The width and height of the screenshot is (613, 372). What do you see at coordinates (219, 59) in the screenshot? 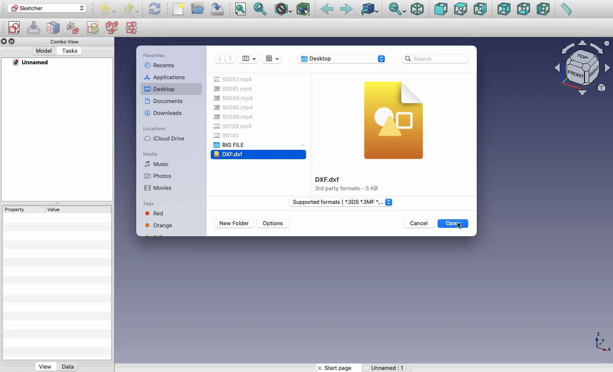
I see `Back` at bounding box center [219, 59].